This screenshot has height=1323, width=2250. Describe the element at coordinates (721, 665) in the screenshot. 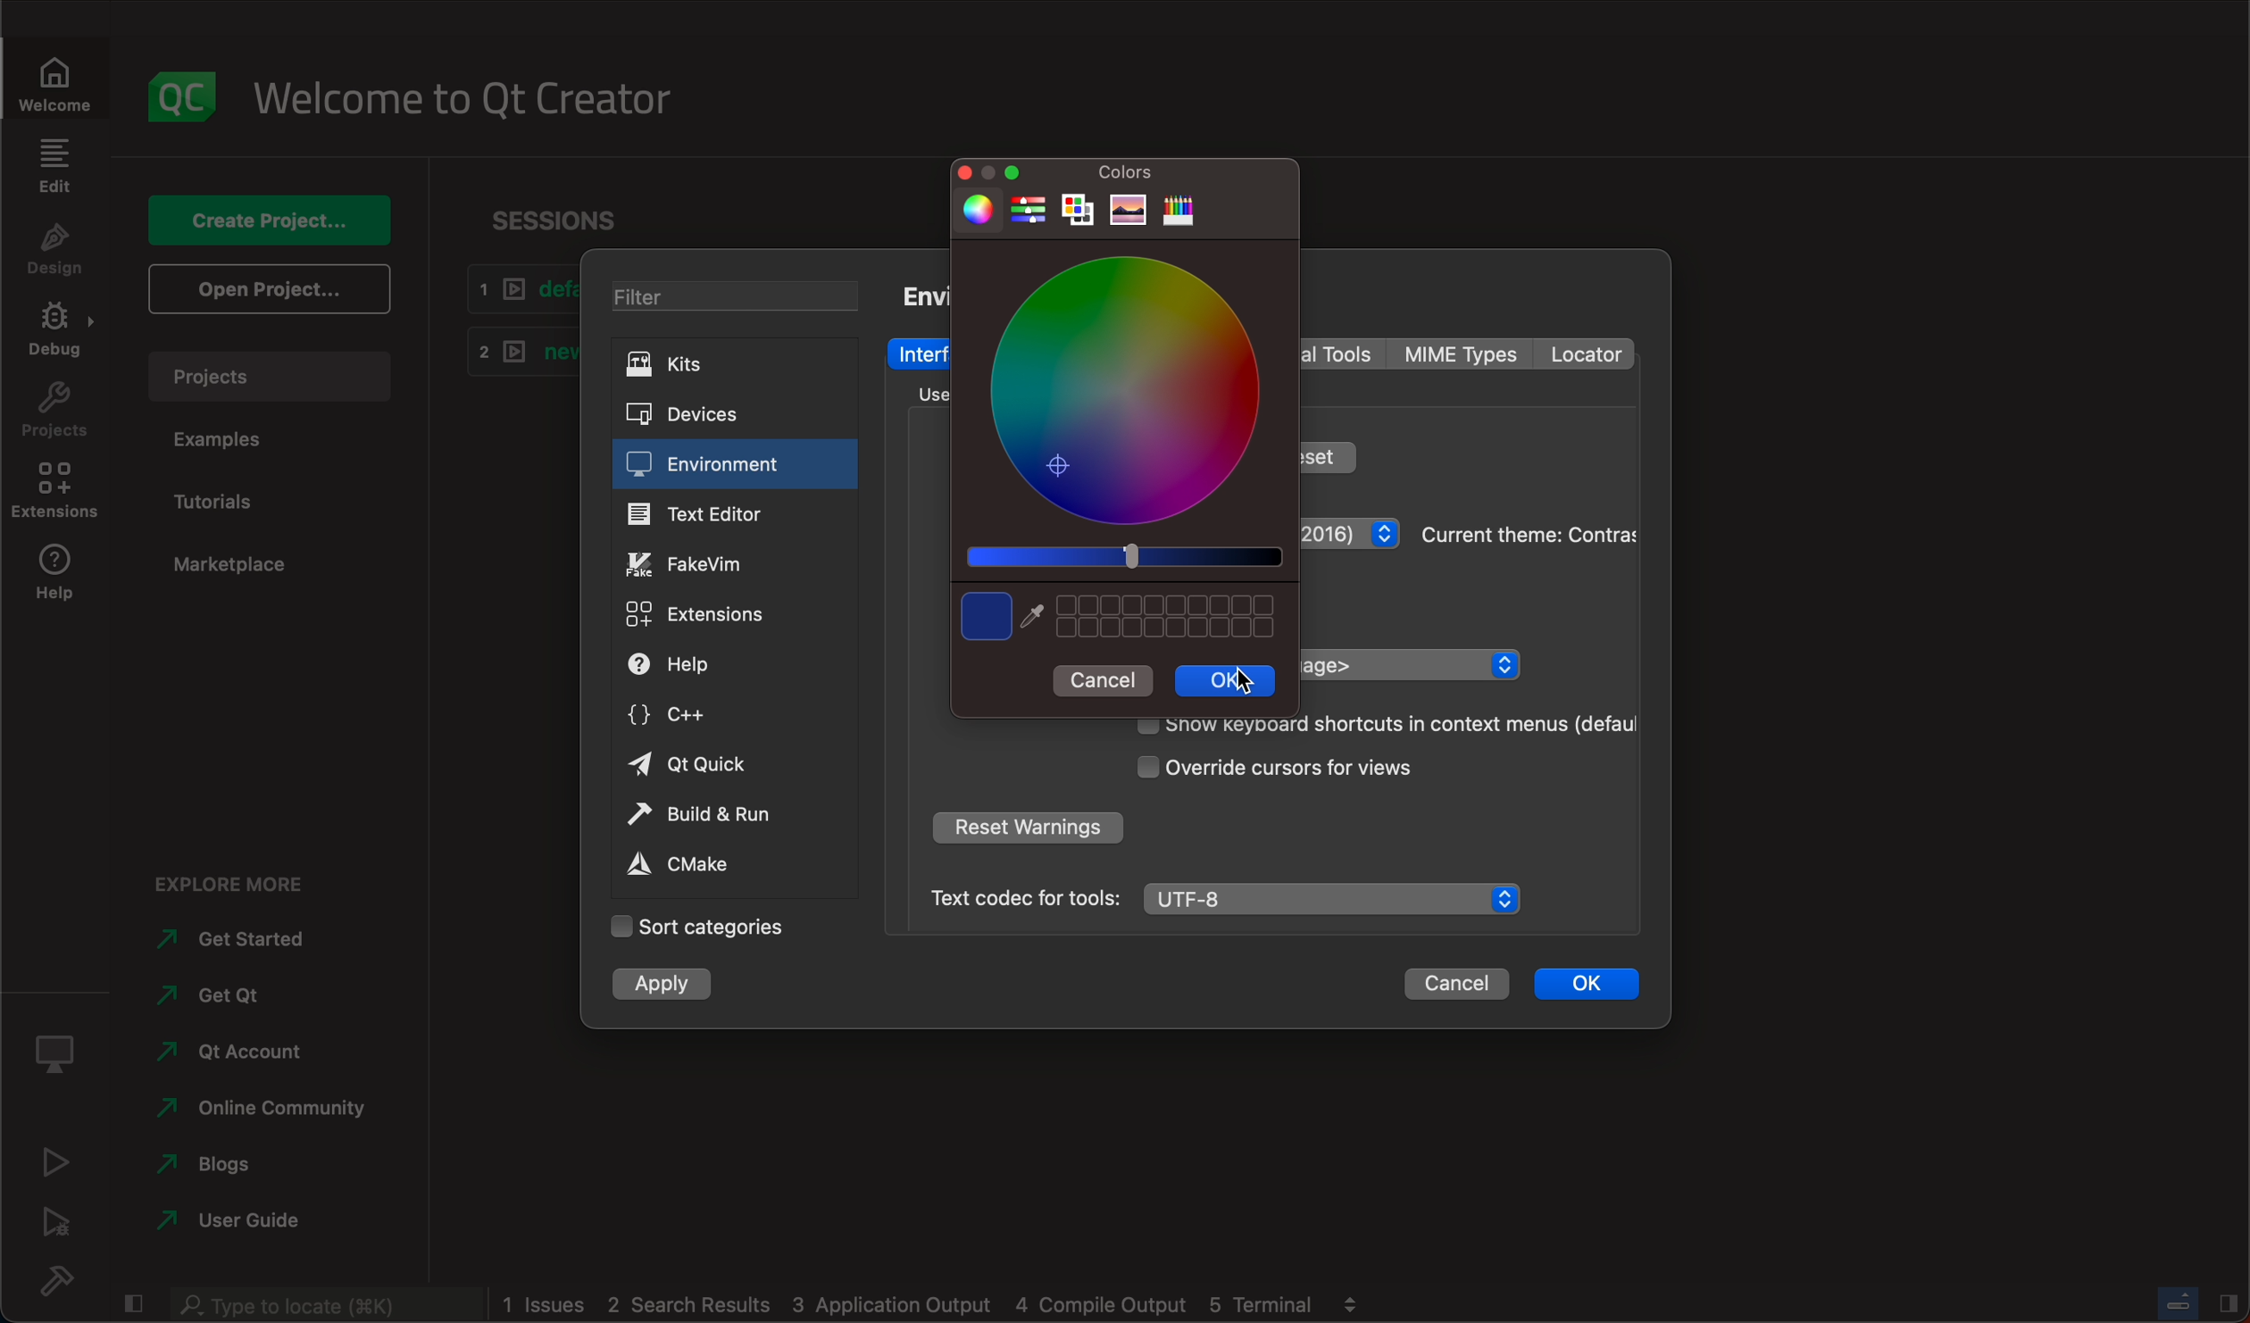

I see `help` at that location.